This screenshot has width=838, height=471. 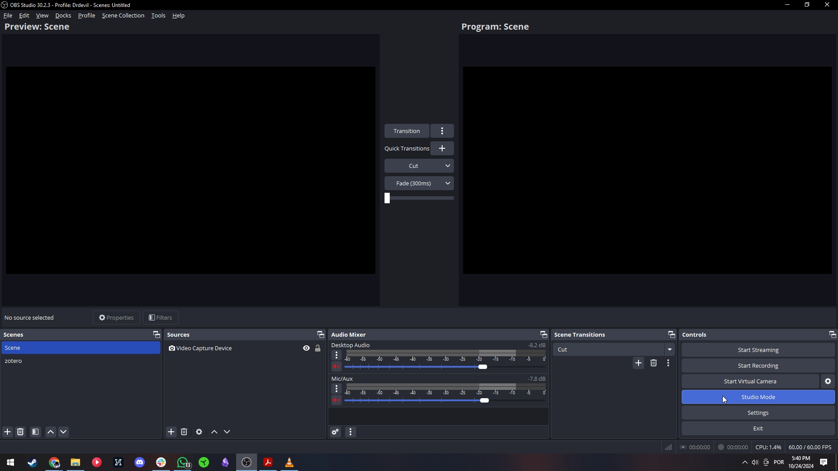 I want to click on Move scene up, so click(x=51, y=432).